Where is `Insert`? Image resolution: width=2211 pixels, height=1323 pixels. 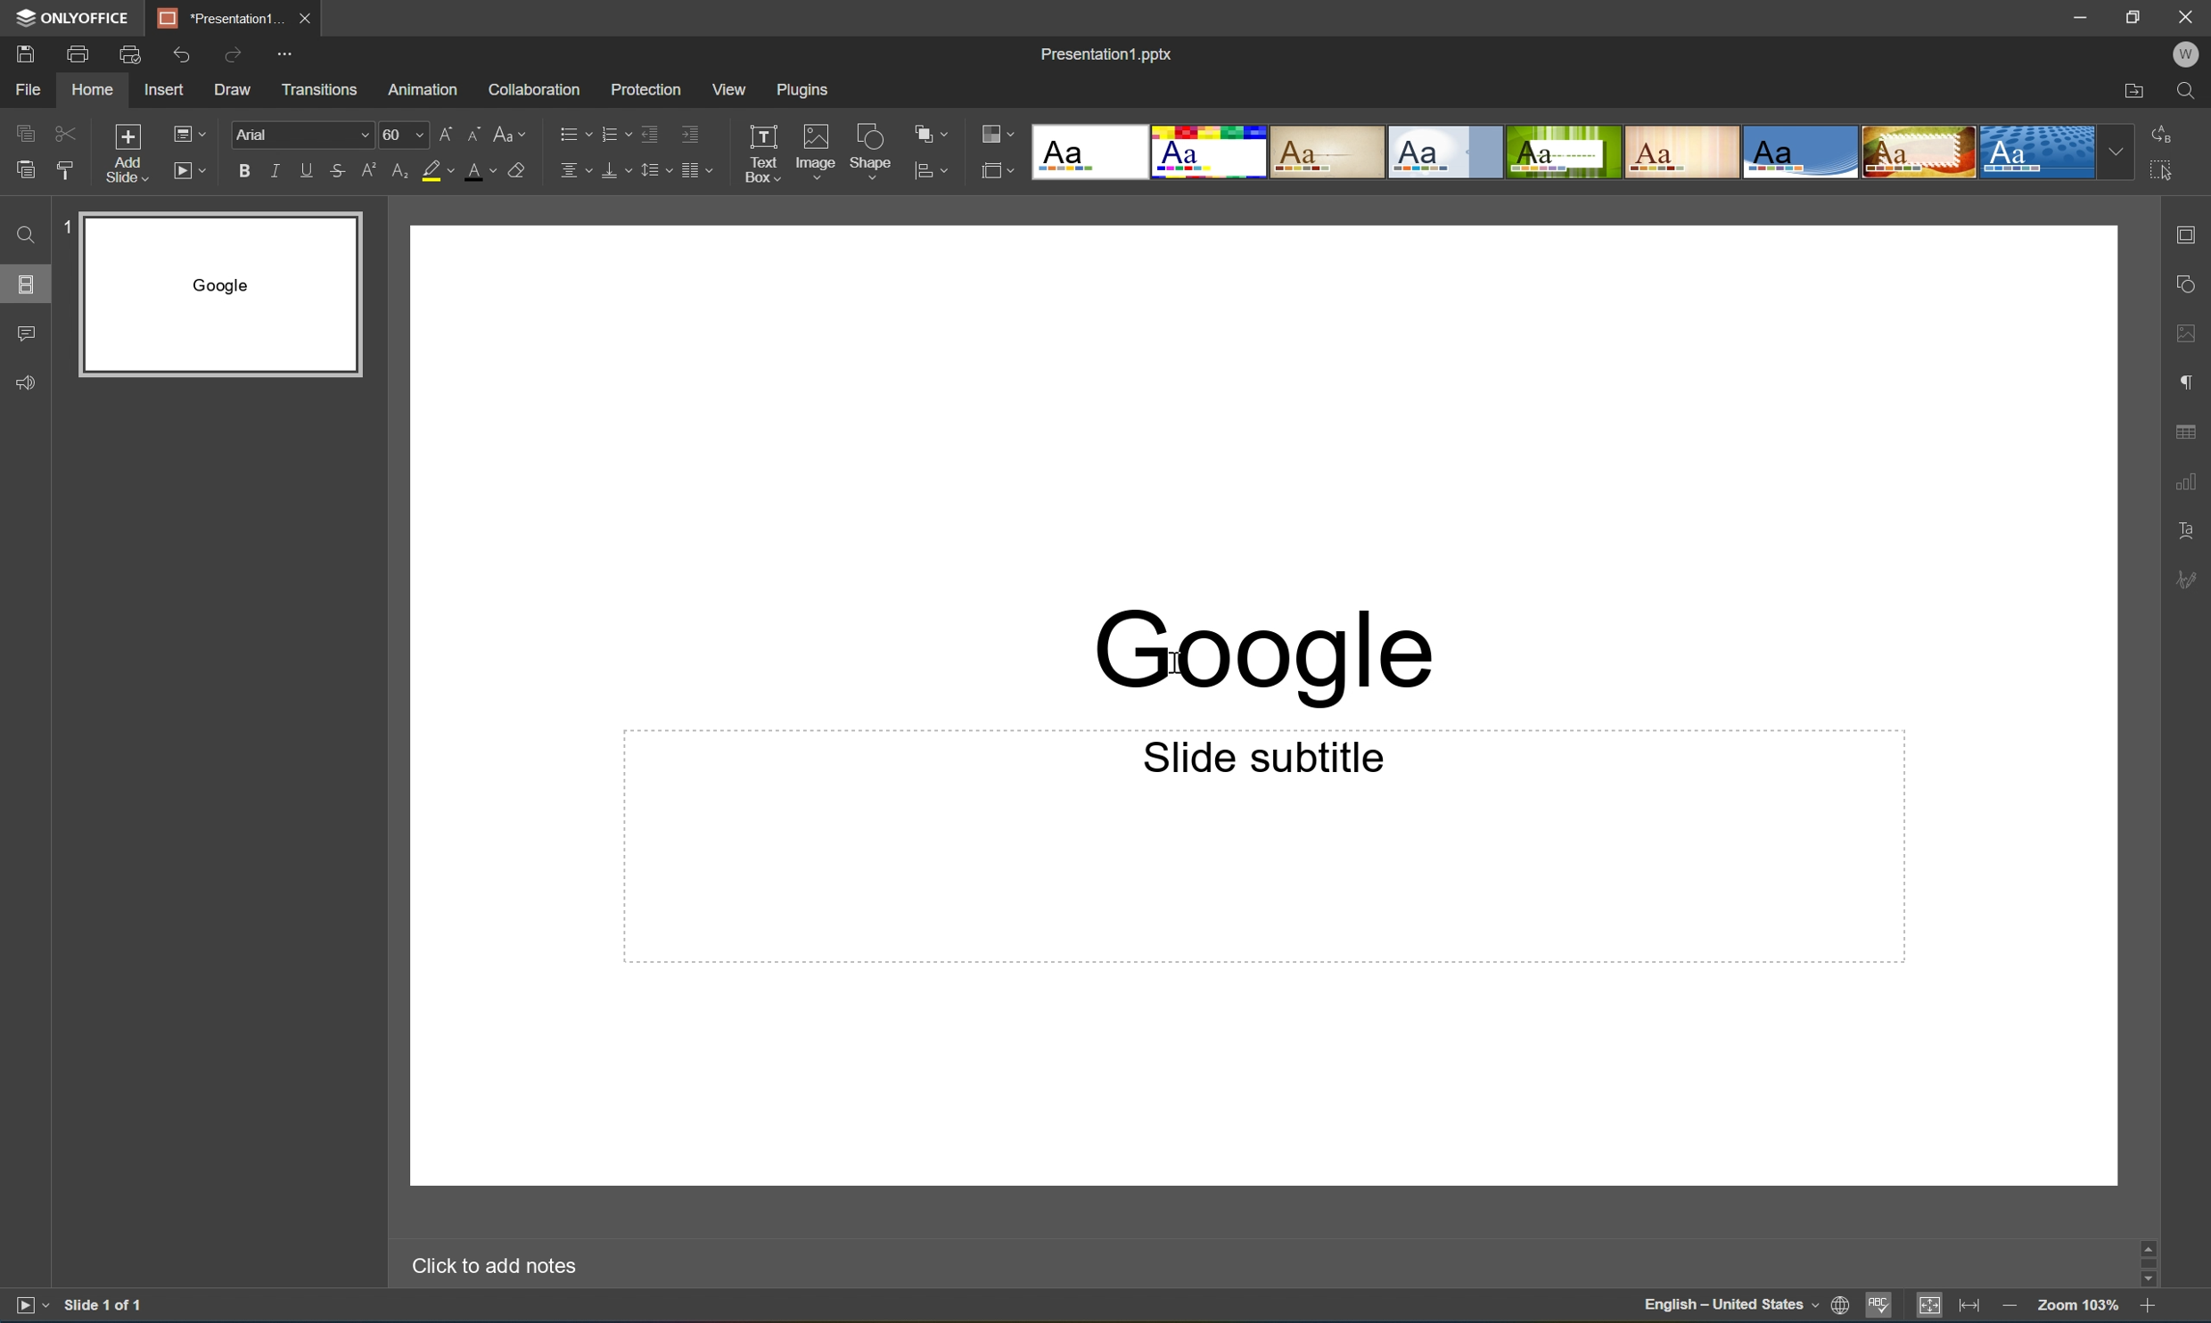 Insert is located at coordinates (168, 88).